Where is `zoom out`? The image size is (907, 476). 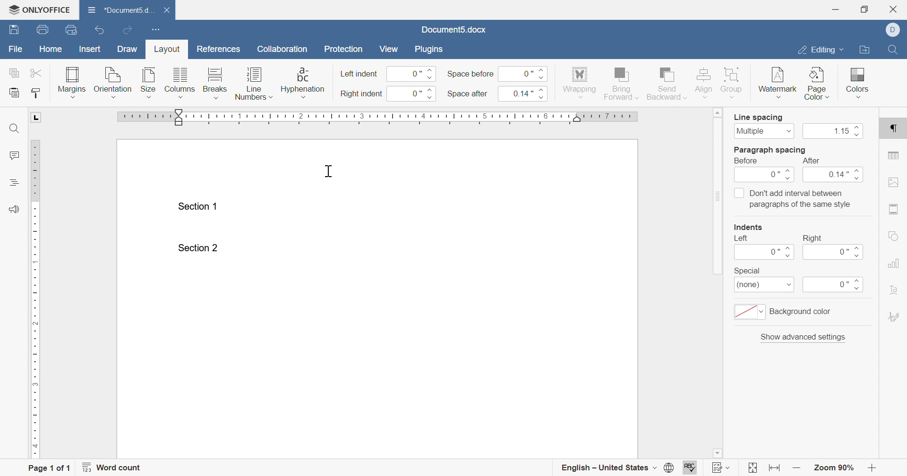
zoom out is located at coordinates (873, 467).